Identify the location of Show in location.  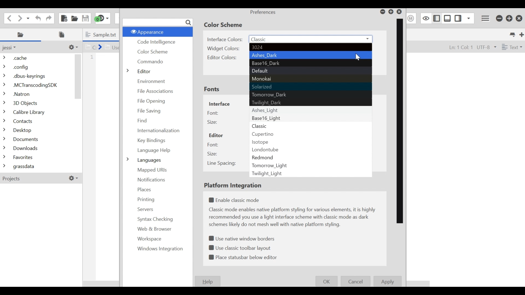
(102, 46).